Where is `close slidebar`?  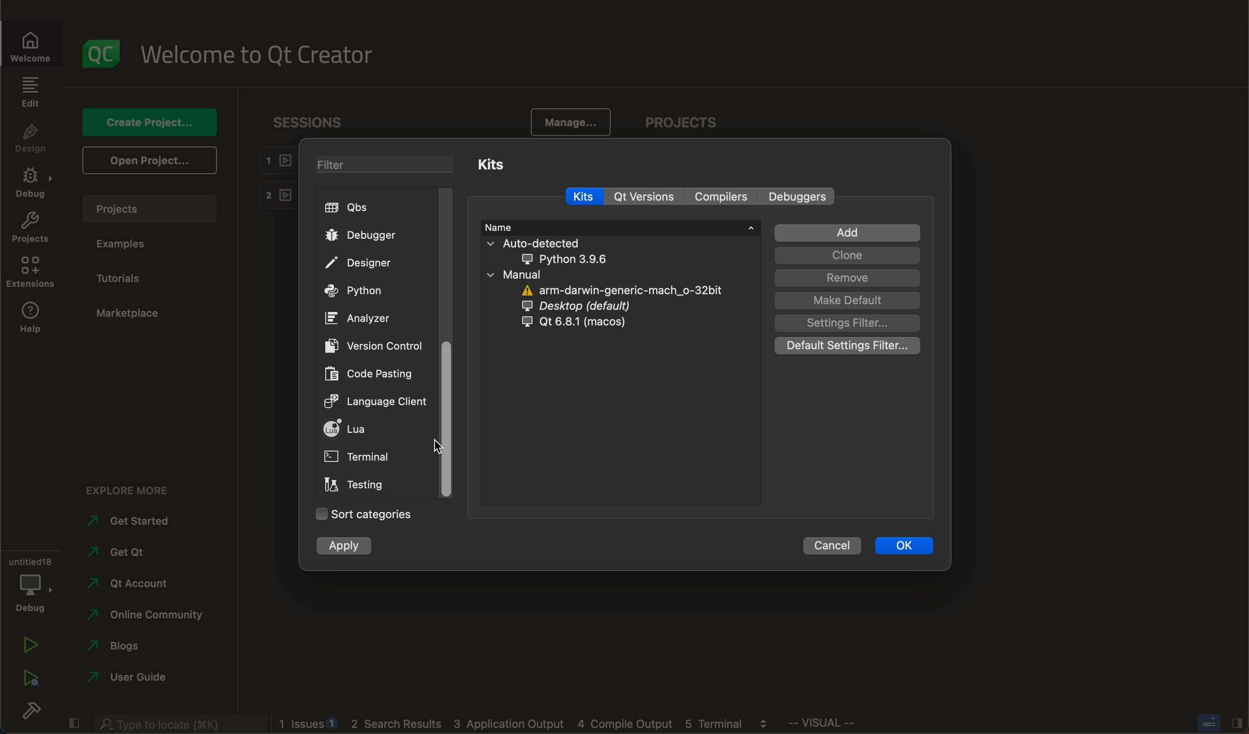 close slidebar is located at coordinates (74, 723).